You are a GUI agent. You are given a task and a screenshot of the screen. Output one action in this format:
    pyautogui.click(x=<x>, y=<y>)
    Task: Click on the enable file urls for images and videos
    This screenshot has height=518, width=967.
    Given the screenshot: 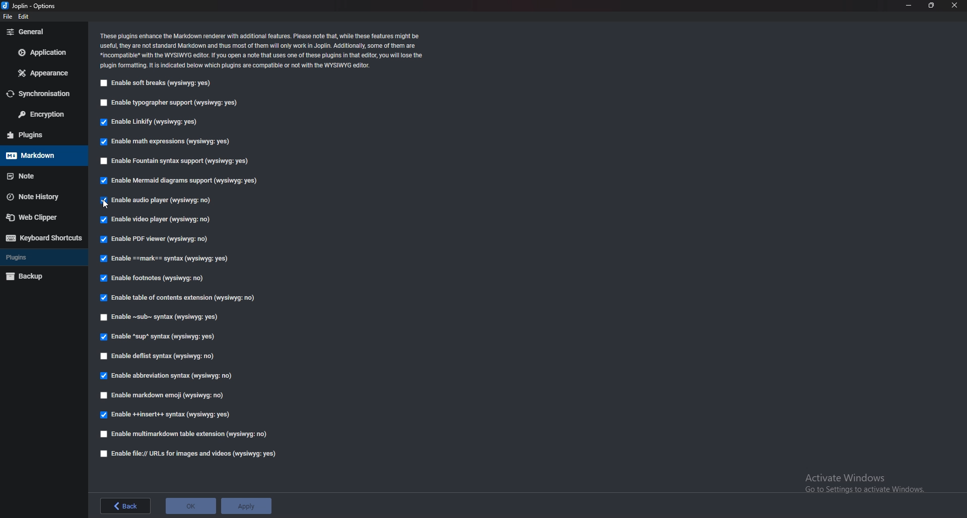 What is the action you would take?
    pyautogui.click(x=191, y=454)
    